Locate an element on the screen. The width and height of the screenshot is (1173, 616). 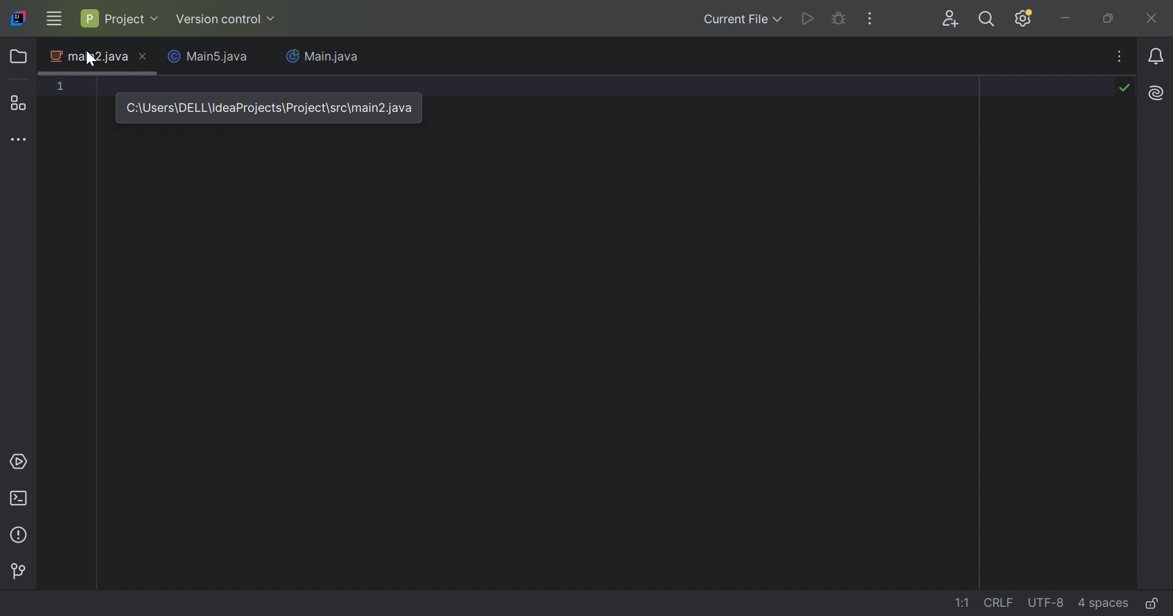
line separator: \r\n is located at coordinates (999, 603).